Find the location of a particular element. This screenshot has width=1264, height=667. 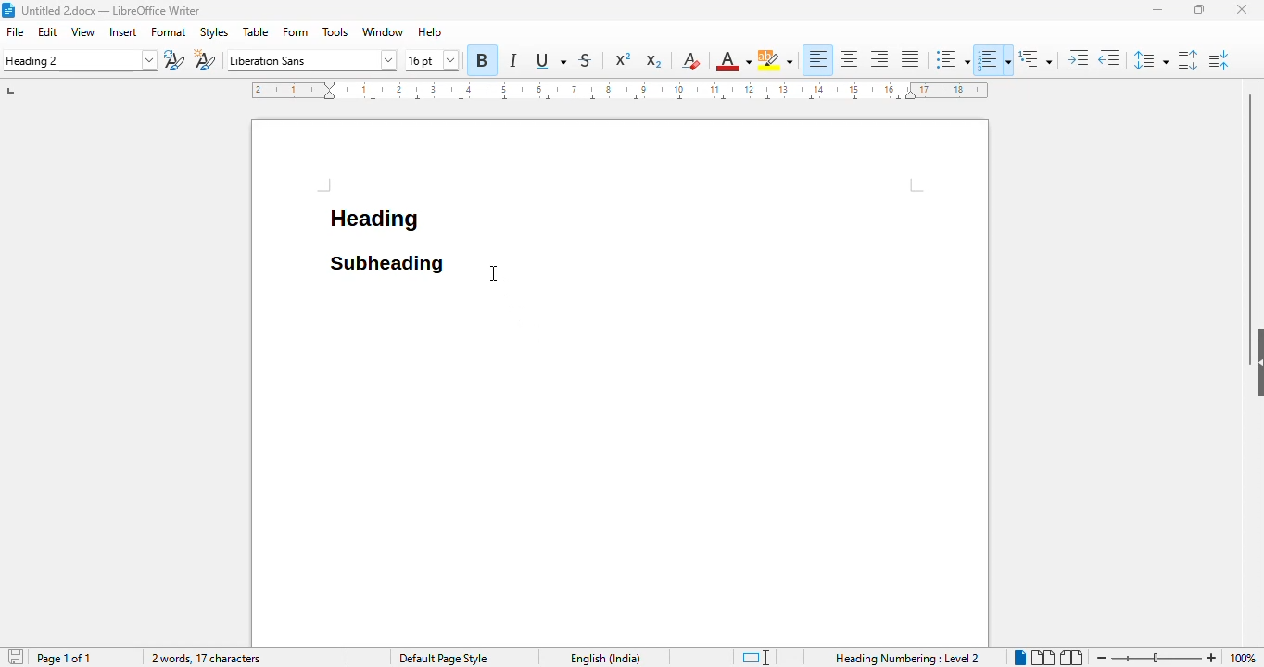

vertical scroll bar is located at coordinates (1253, 202).